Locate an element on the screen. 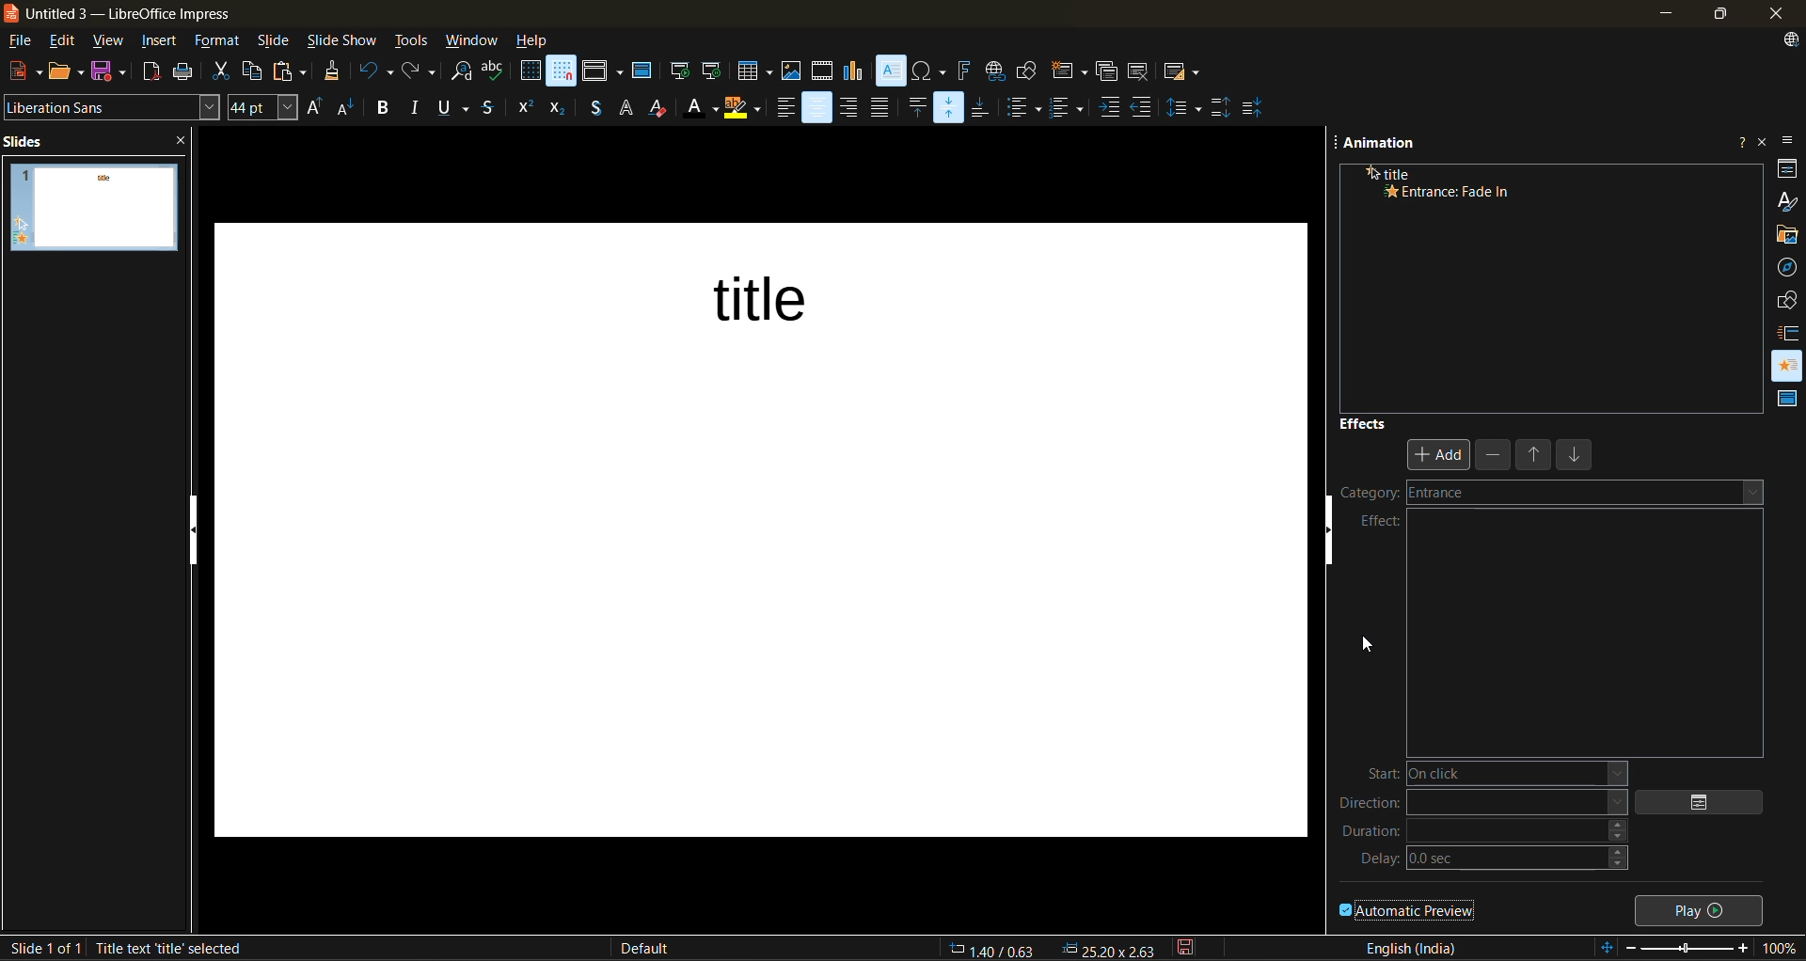 The image size is (1806, 961). automatic preview is located at coordinates (1408, 909).